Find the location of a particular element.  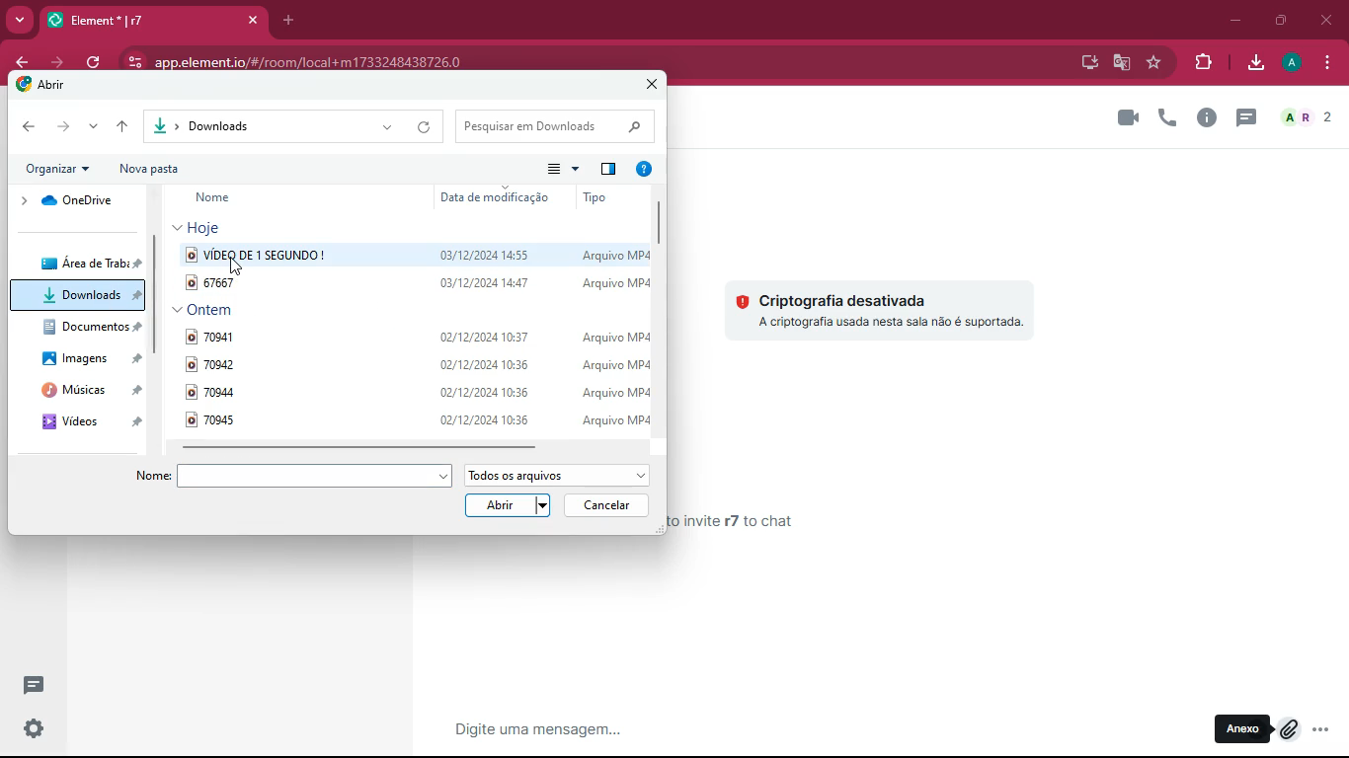

add tab is located at coordinates (287, 21).